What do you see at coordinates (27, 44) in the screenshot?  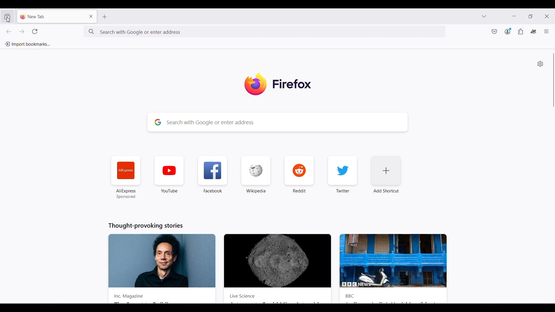 I see `Import bookmarks from another Firefox browser` at bounding box center [27, 44].